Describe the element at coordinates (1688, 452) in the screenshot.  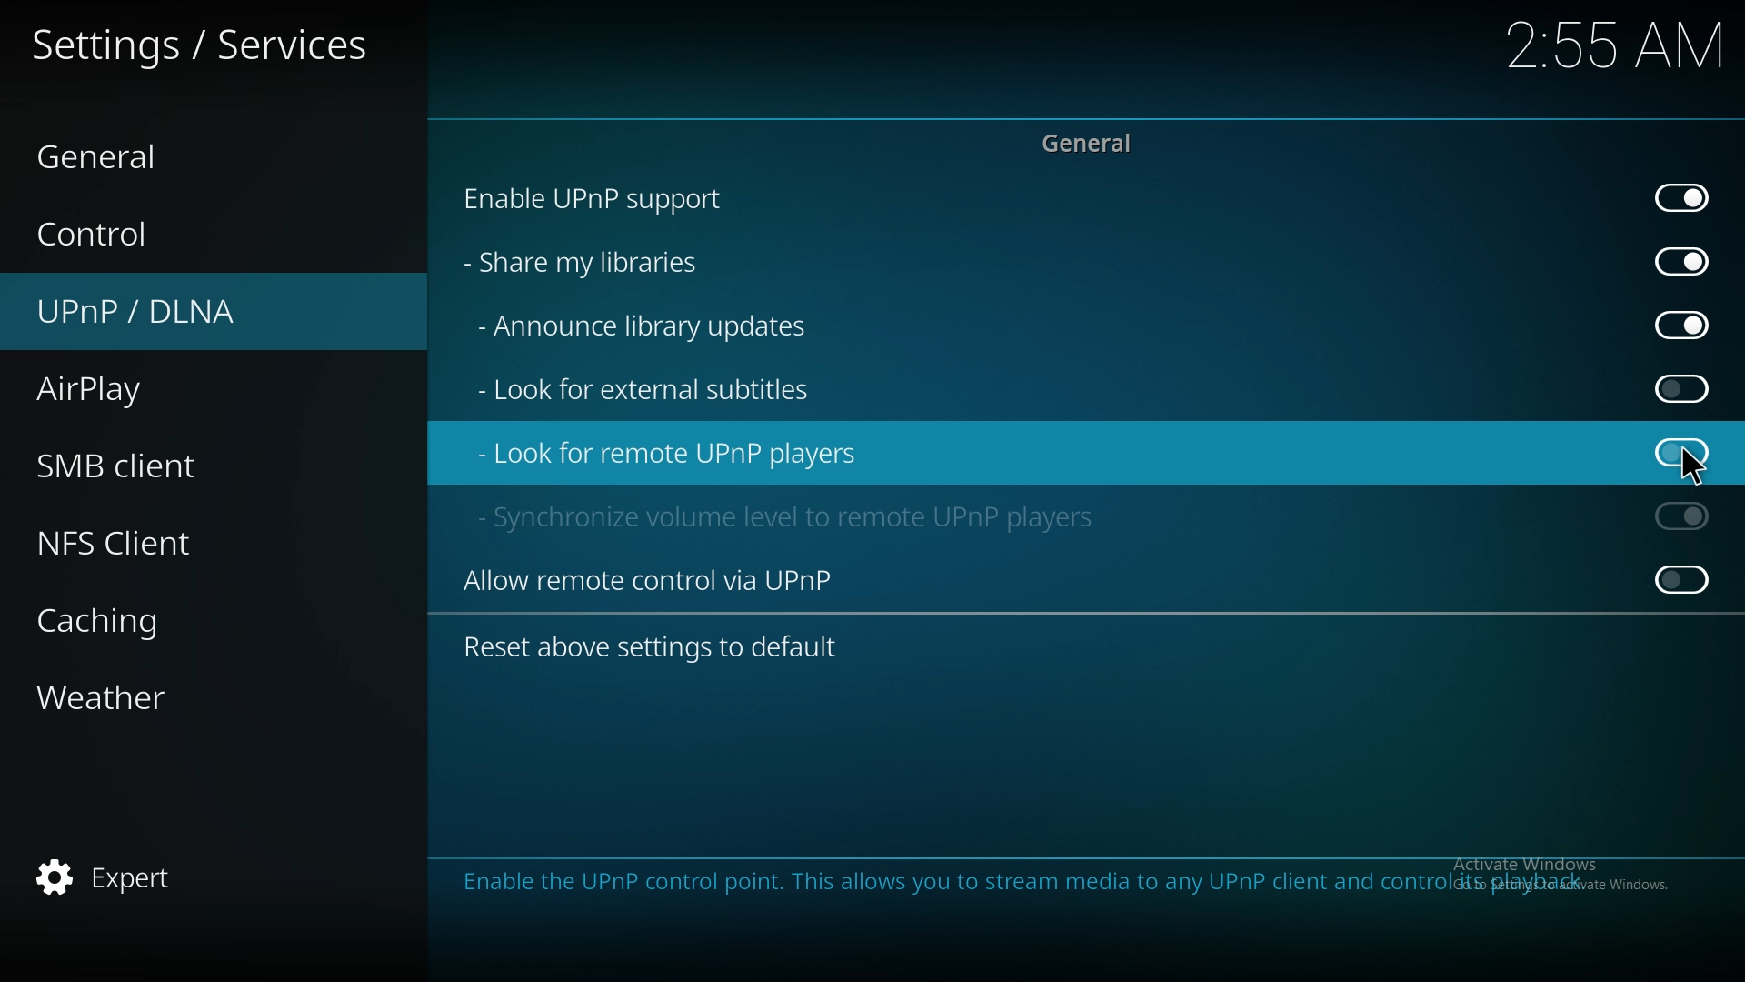
I see `off (Greyed out)` at that location.